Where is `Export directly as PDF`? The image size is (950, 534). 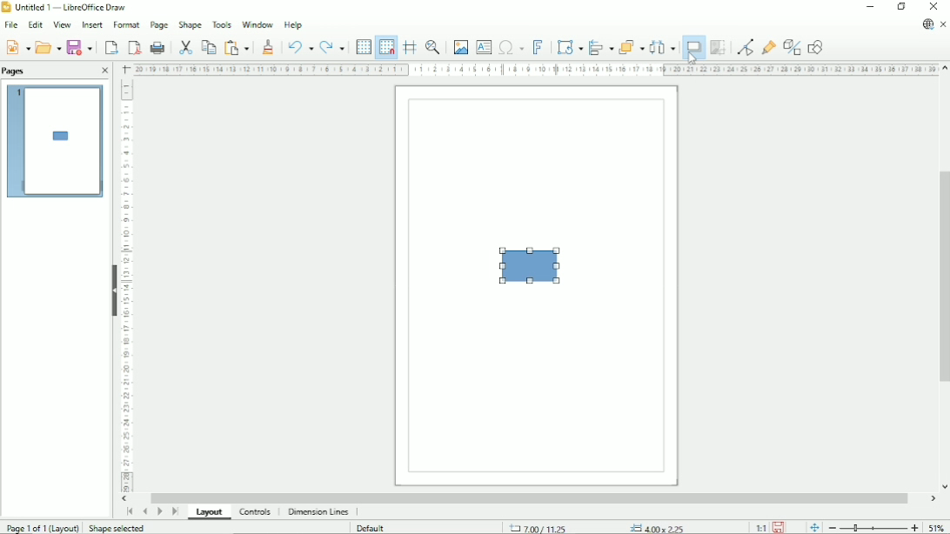
Export directly as PDF is located at coordinates (134, 47).